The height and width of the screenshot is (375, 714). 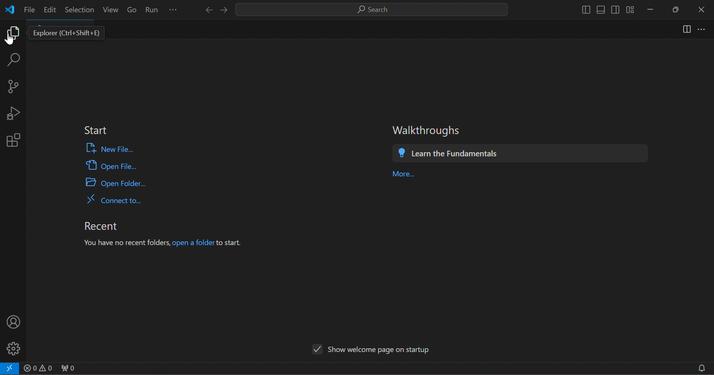 I want to click on more, so click(x=703, y=29).